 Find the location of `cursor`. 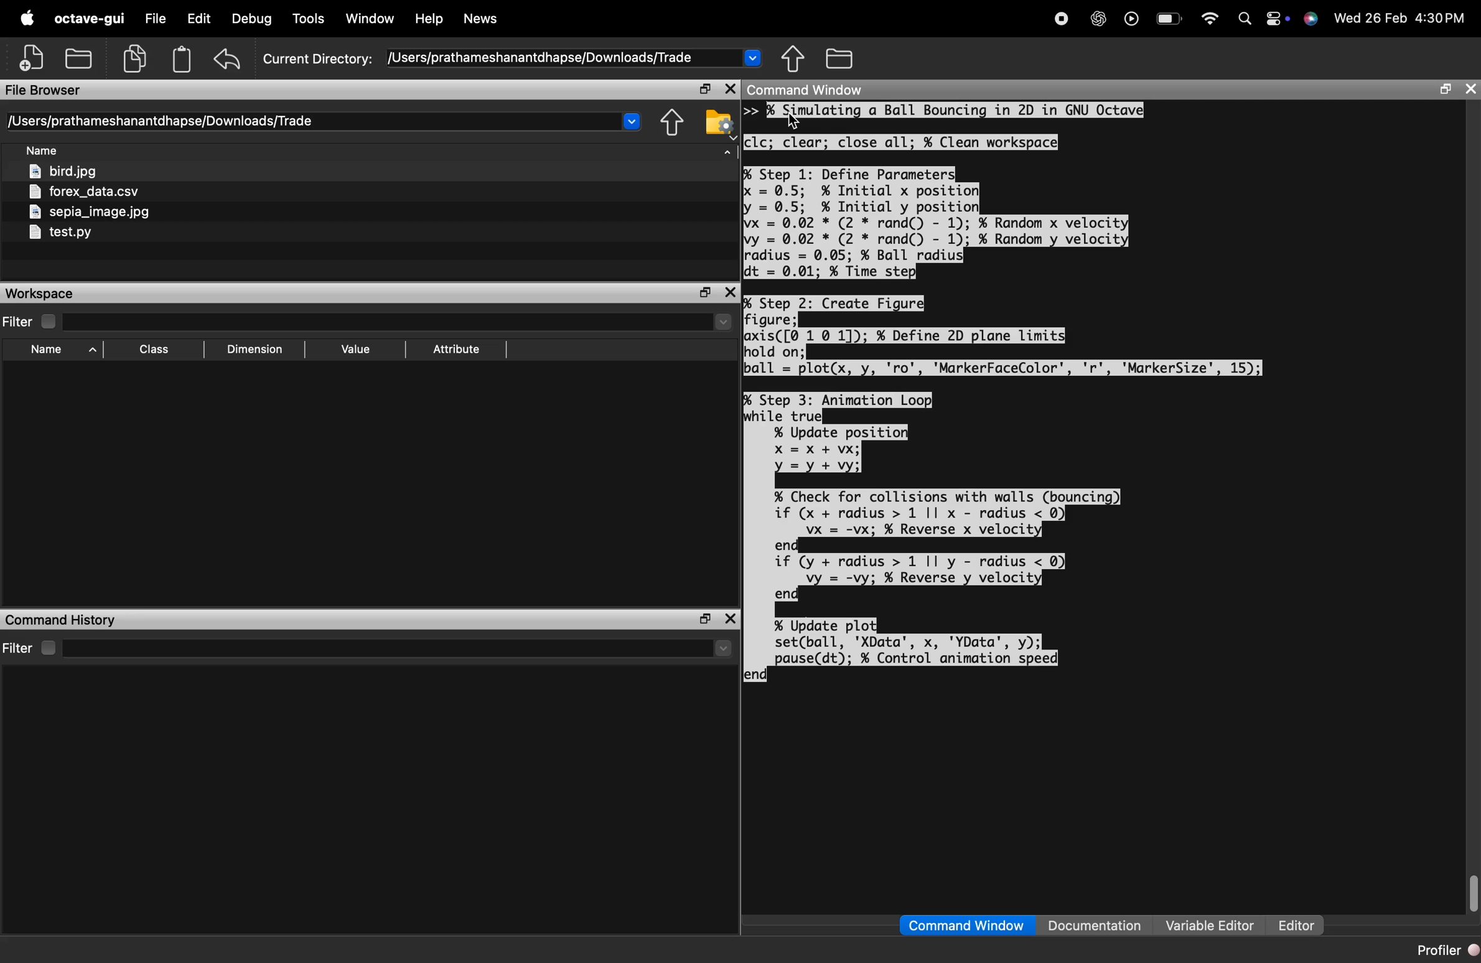

cursor is located at coordinates (795, 121).